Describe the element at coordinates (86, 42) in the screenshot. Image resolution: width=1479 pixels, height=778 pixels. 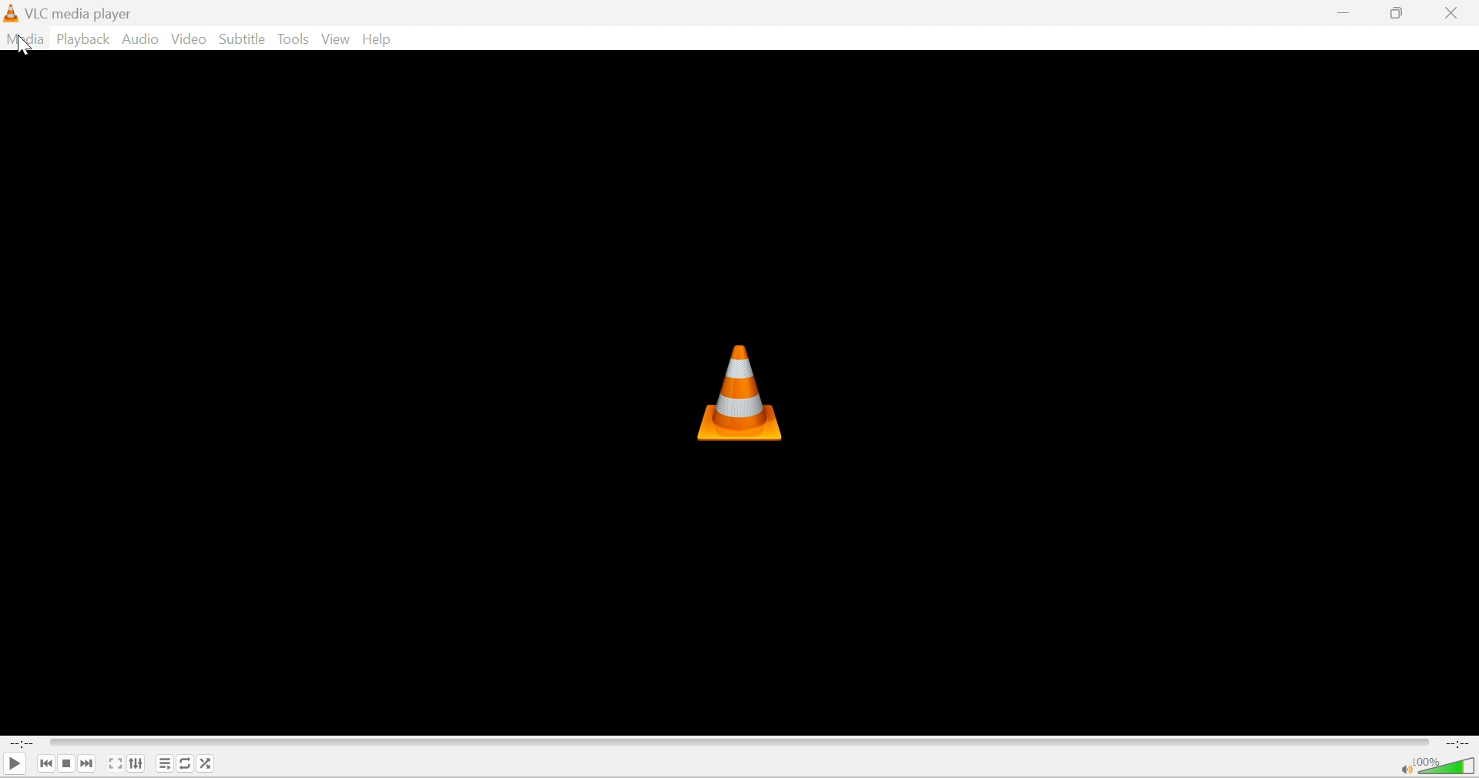
I see `Playback` at that location.